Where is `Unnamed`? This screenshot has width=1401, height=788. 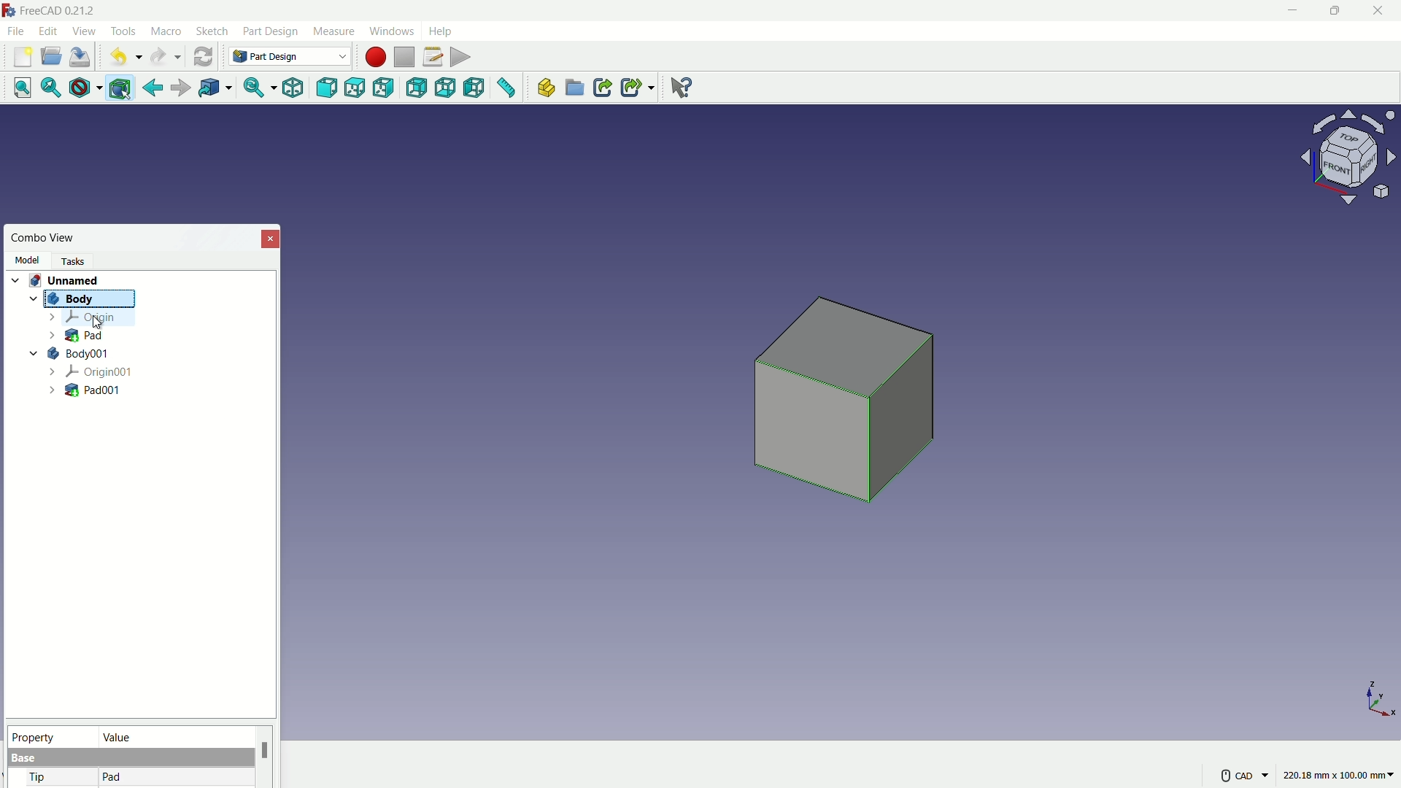 Unnamed is located at coordinates (69, 279).